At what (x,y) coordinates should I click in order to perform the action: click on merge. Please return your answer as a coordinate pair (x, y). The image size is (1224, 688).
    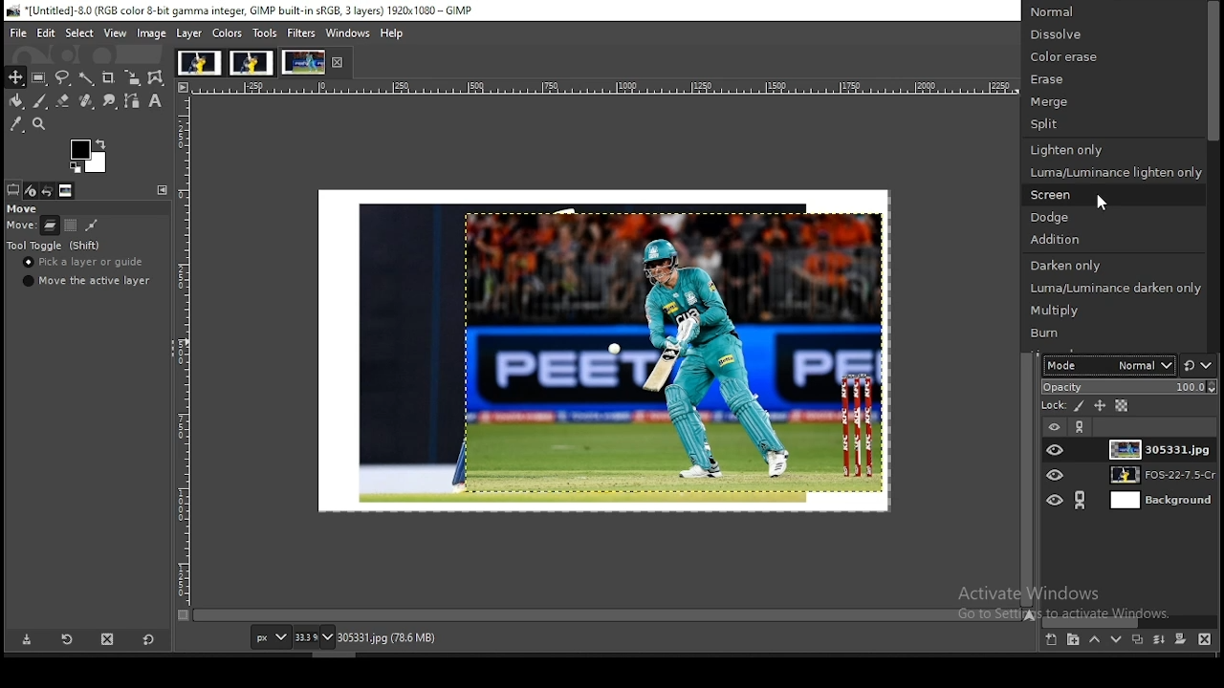
    Looking at the image, I should click on (1111, 101).